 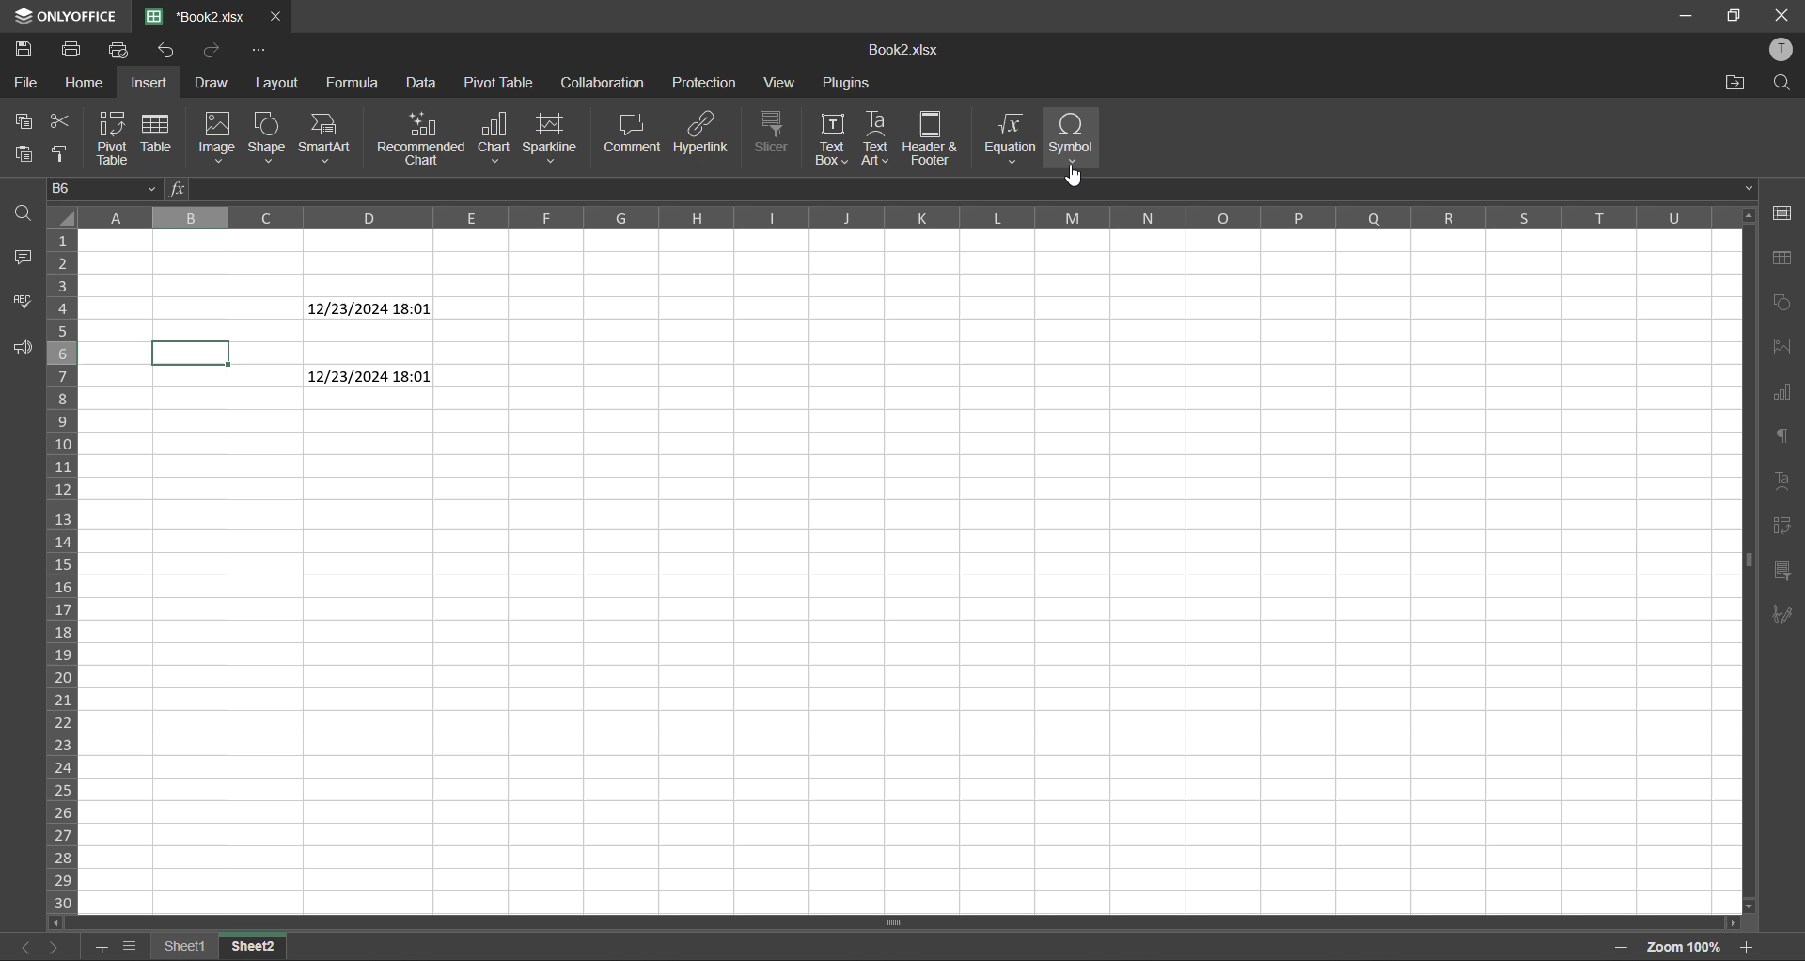 What do you see at coordinates (1781, 83) in the screenshot?
I see `find` at bounding box center [1781, 83].